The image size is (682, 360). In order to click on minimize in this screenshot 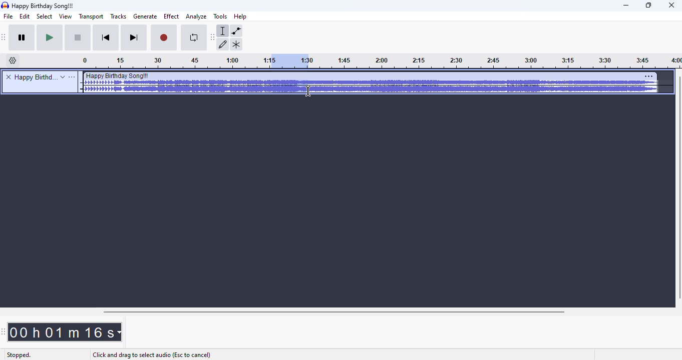, I will do `click(626, 6)`.